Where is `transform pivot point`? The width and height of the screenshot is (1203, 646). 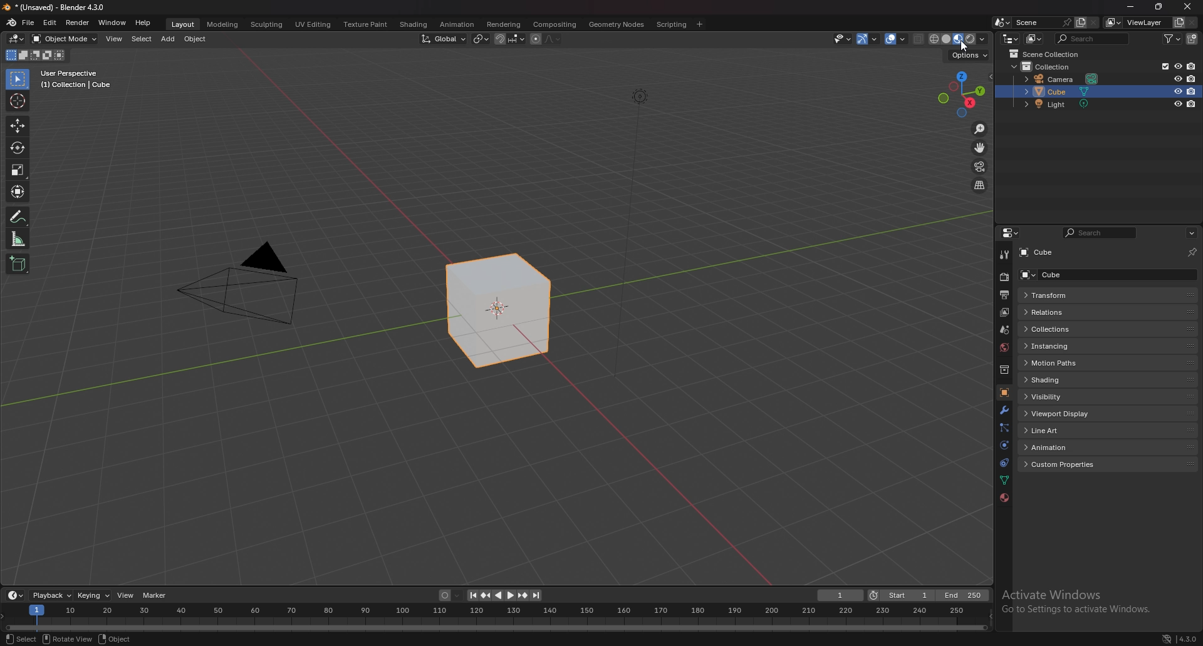
transform pivot point is located at coordinates (482, 39).